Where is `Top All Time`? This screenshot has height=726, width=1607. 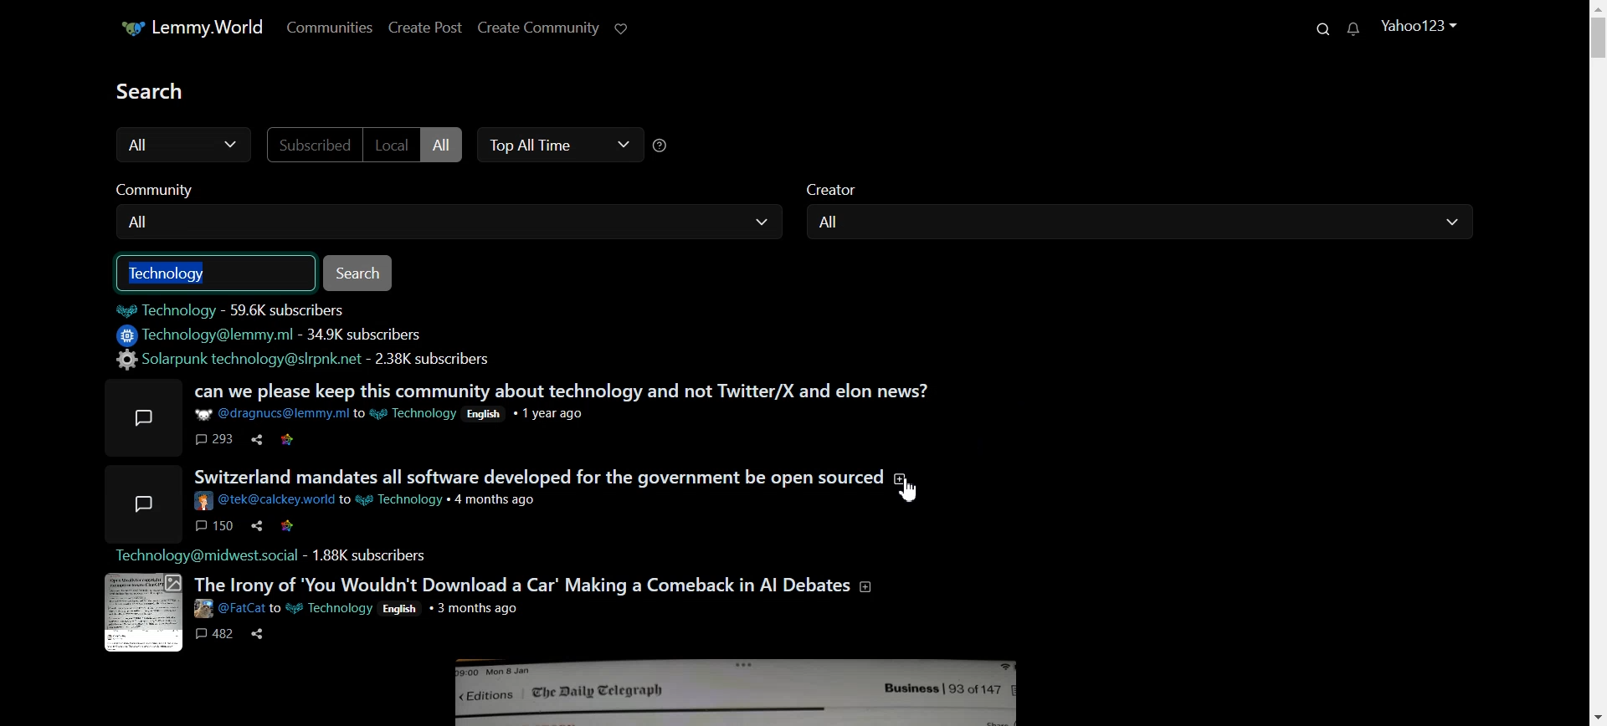
Top All Time is located at coordinates (557, 145).